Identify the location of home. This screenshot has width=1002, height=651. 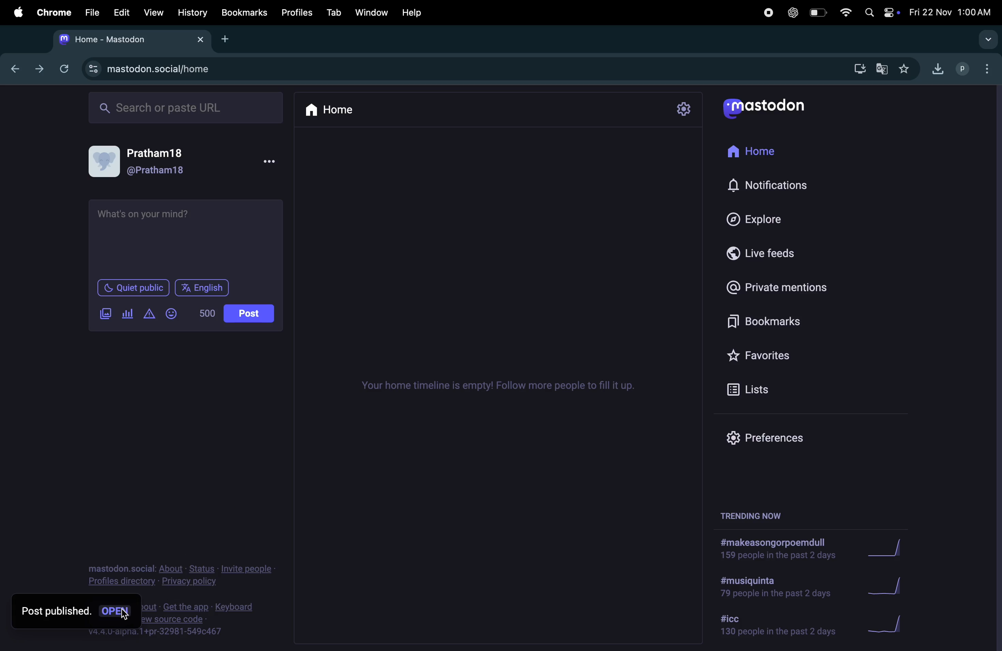
(335, 110).